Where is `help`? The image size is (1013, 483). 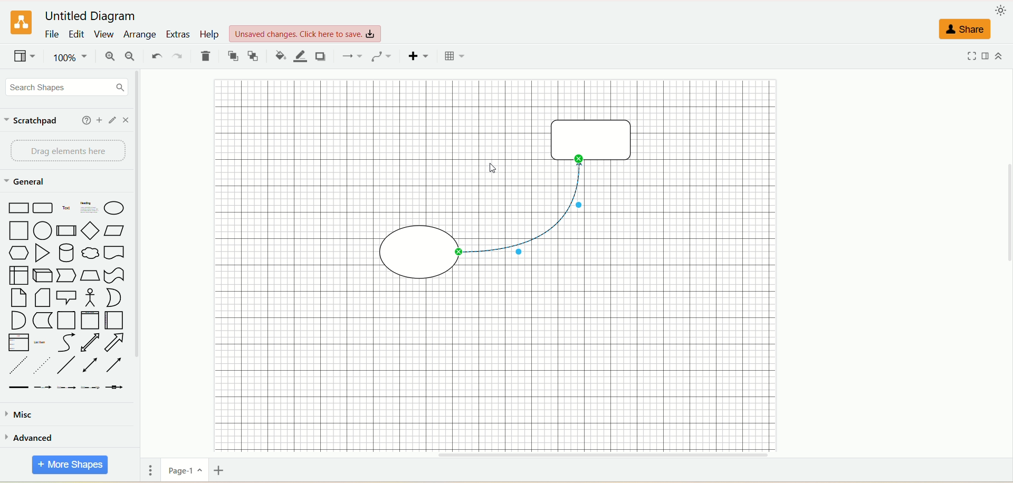
help is located at coordinates (85, 120).